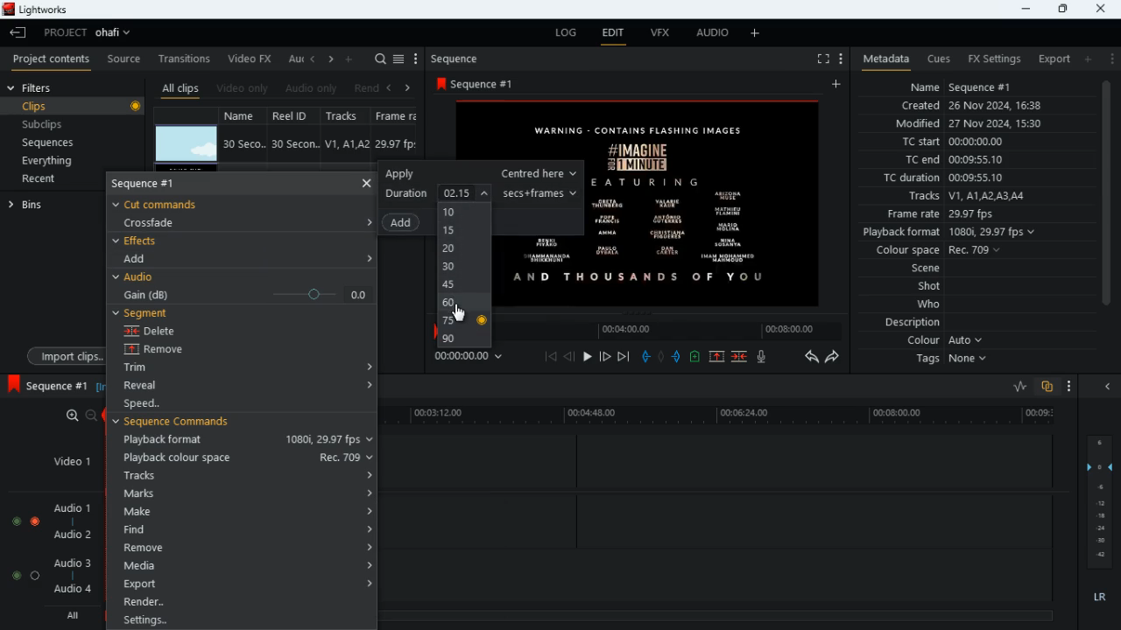  I want to click on V1, A1, A2, so click(345, 143).